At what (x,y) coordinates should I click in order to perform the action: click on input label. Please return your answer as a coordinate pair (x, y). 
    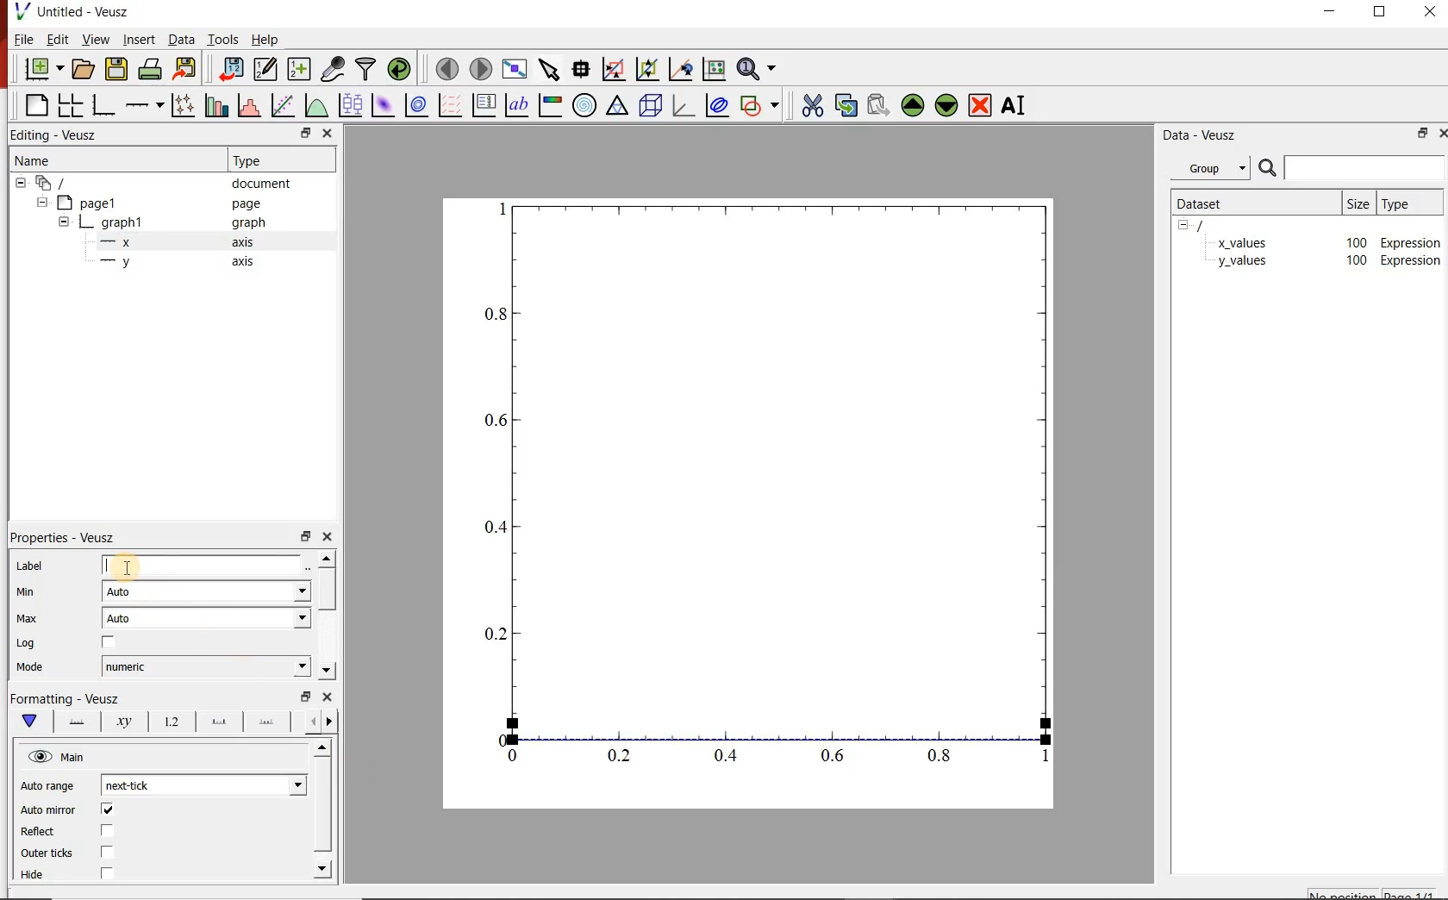
    Looking at the image, I should click on (202, 565).